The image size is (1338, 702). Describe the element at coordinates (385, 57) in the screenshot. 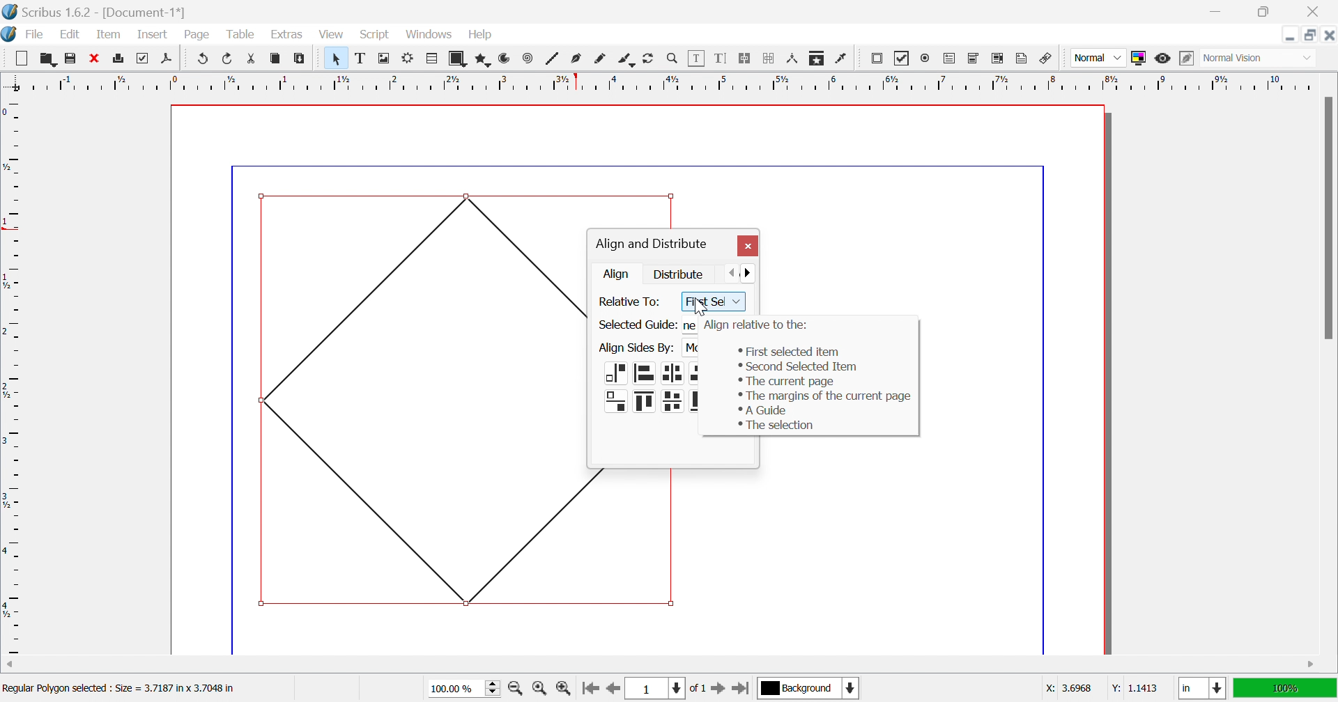

I see `Image frame` at that location.